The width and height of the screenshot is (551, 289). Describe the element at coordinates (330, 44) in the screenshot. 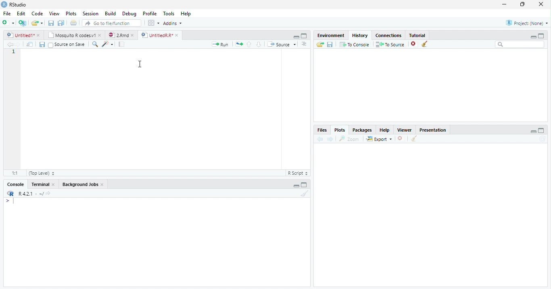

I see `save` at that location.